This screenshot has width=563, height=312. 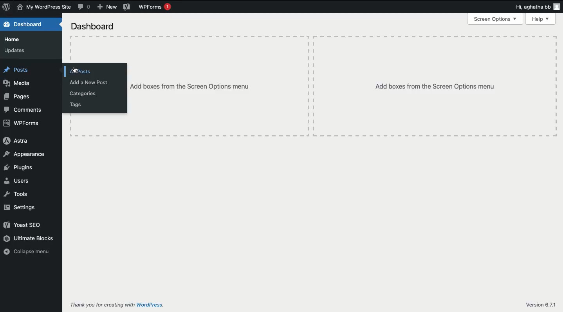 I want to click on All posts, so click(x=82, y=71).